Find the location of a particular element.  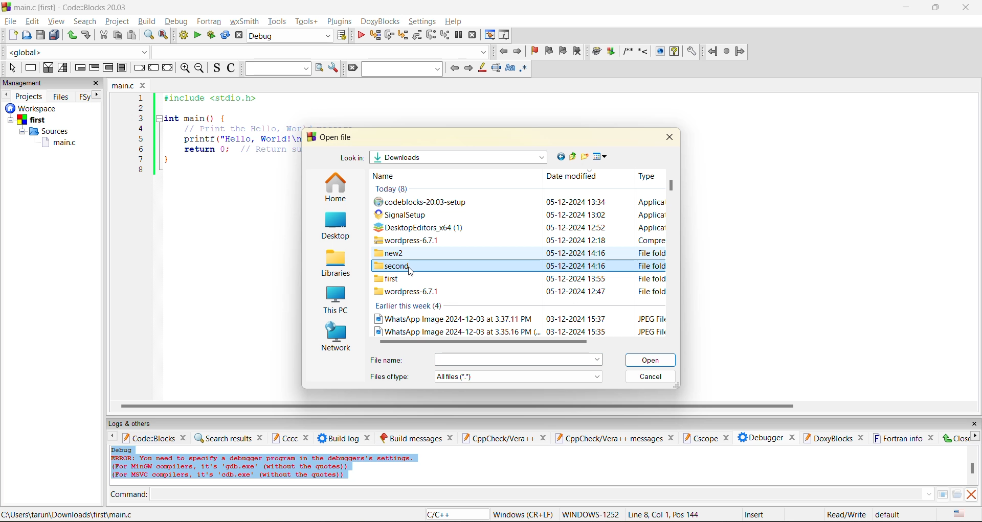

down is located at coordinates (928, 494).